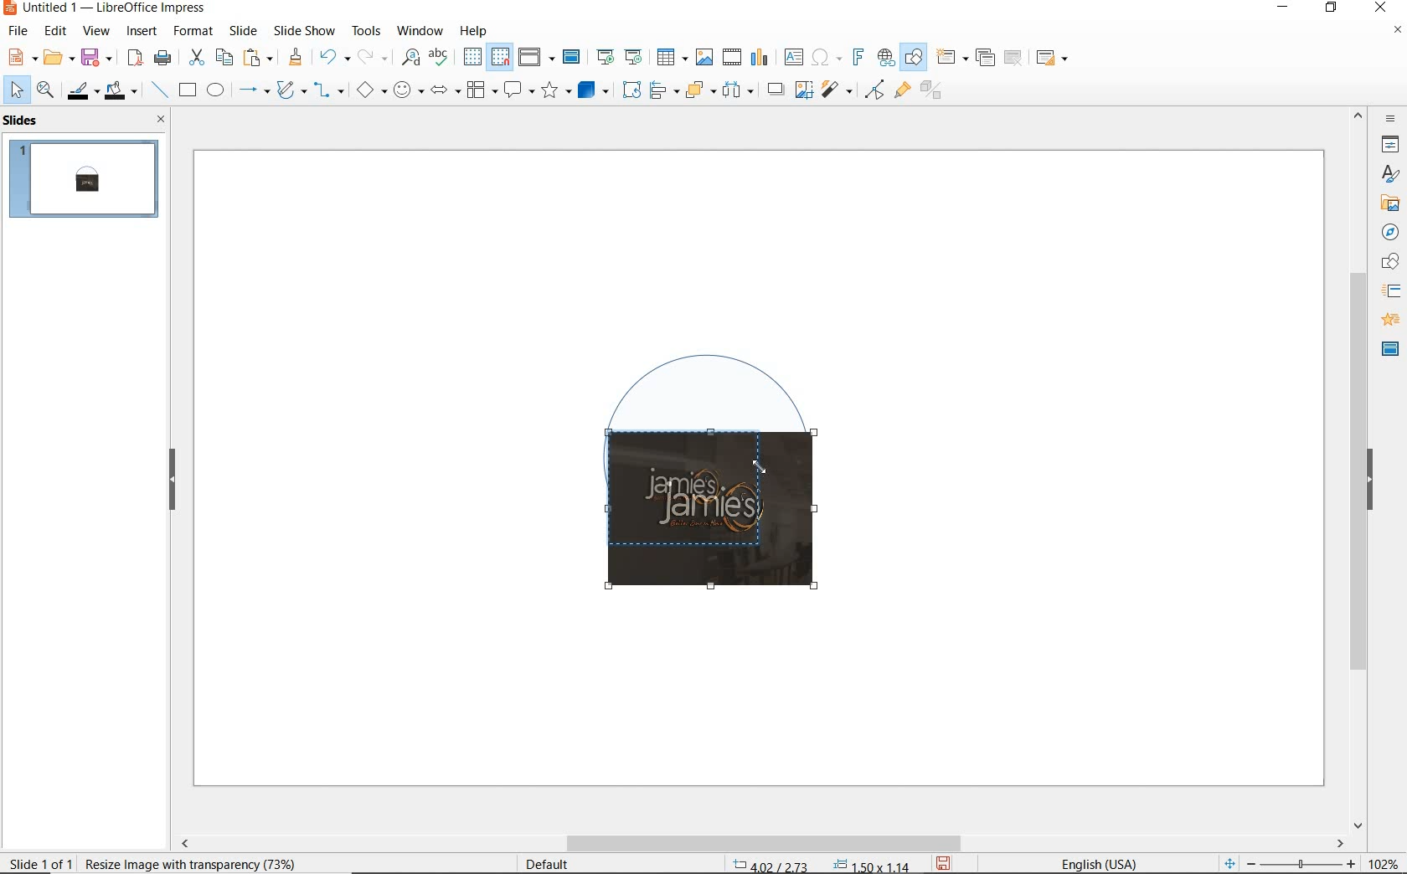  What do you see at coordinates (243, 31) in the screenshot?
I see `slide` at bounding box center [243, 31].